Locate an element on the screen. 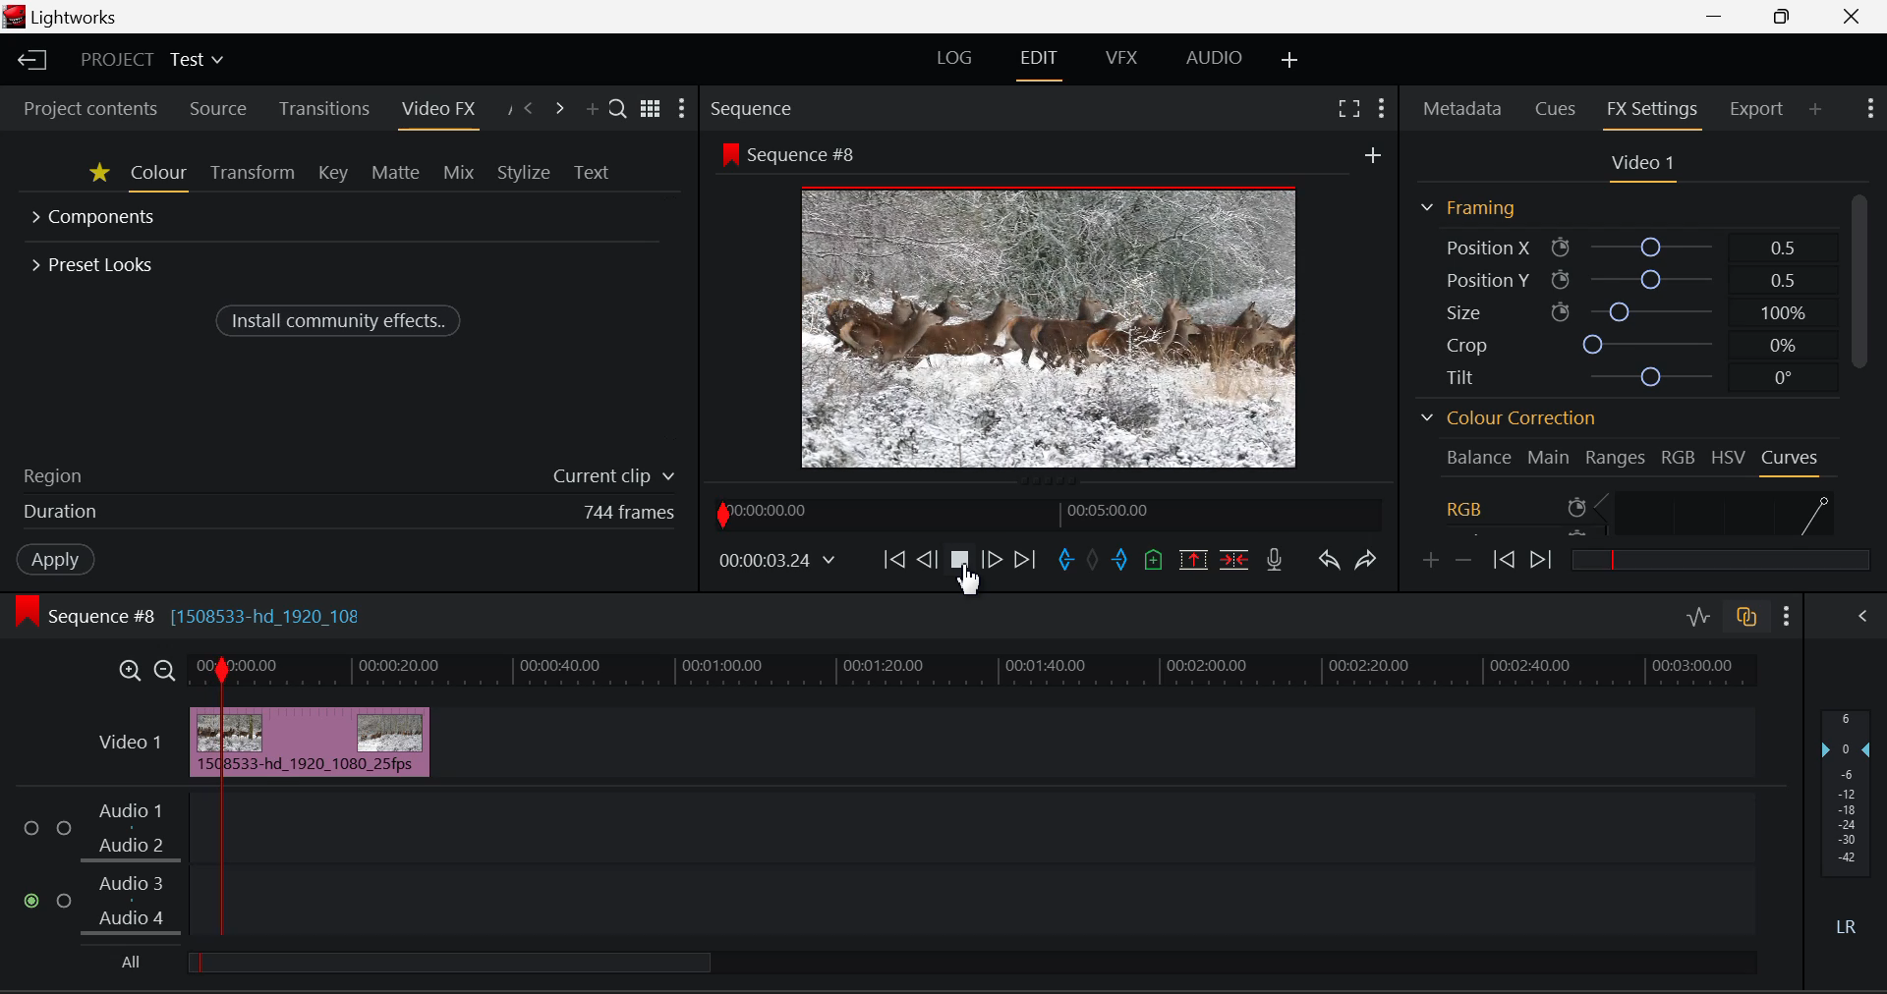 The height and width of the screenshot is (994, 1887). Clip Inserted is located at coordinates (309, 742).